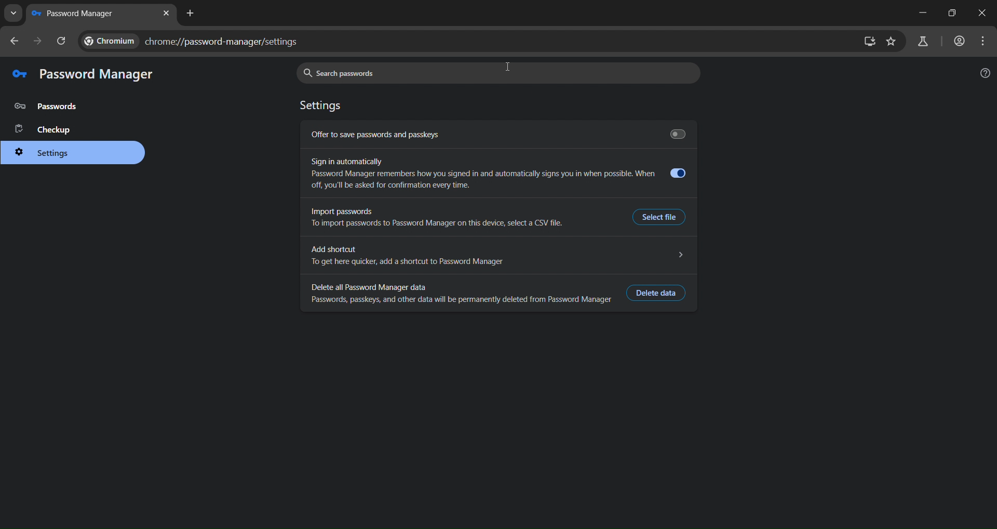  Describe the element at coordinates (951, 13) in the screenshot. I see `restore down` at that location.